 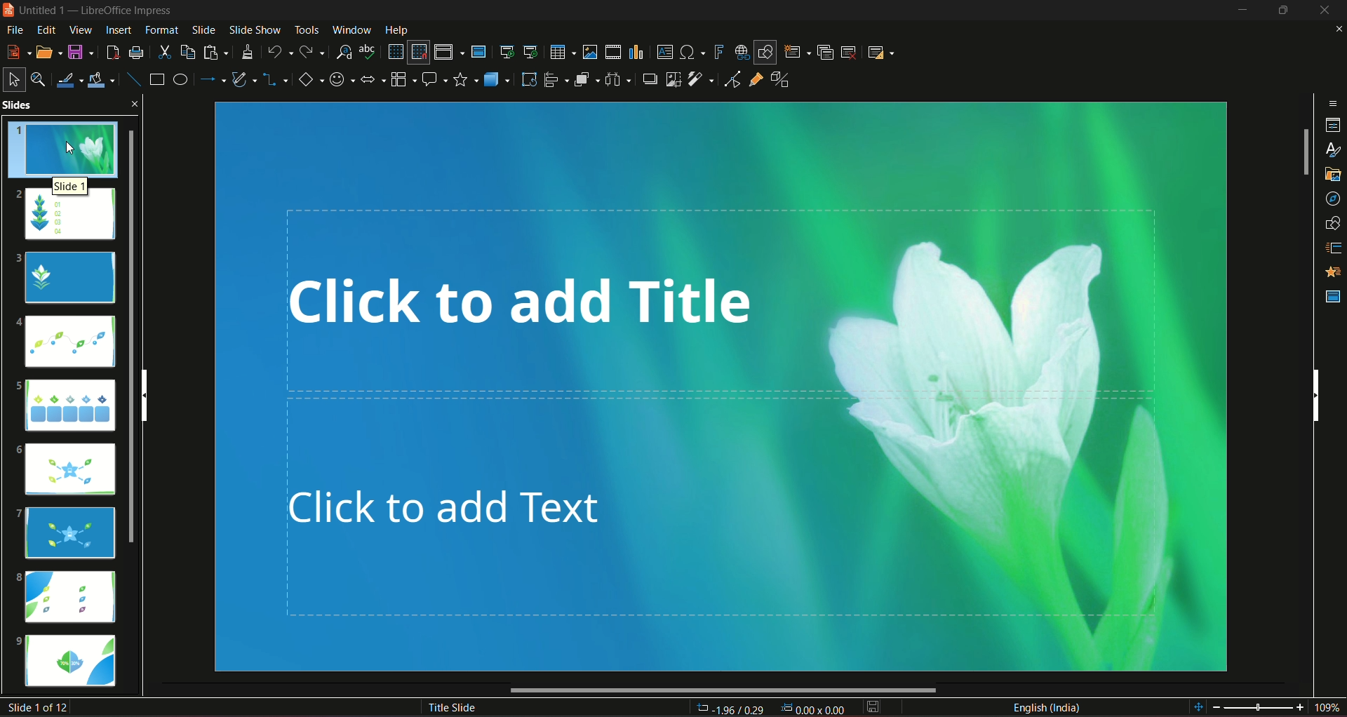 What do you see at coordinates (435, 79) in the screenshot?
I see `callout shapes` at bounding box center [435, 79].